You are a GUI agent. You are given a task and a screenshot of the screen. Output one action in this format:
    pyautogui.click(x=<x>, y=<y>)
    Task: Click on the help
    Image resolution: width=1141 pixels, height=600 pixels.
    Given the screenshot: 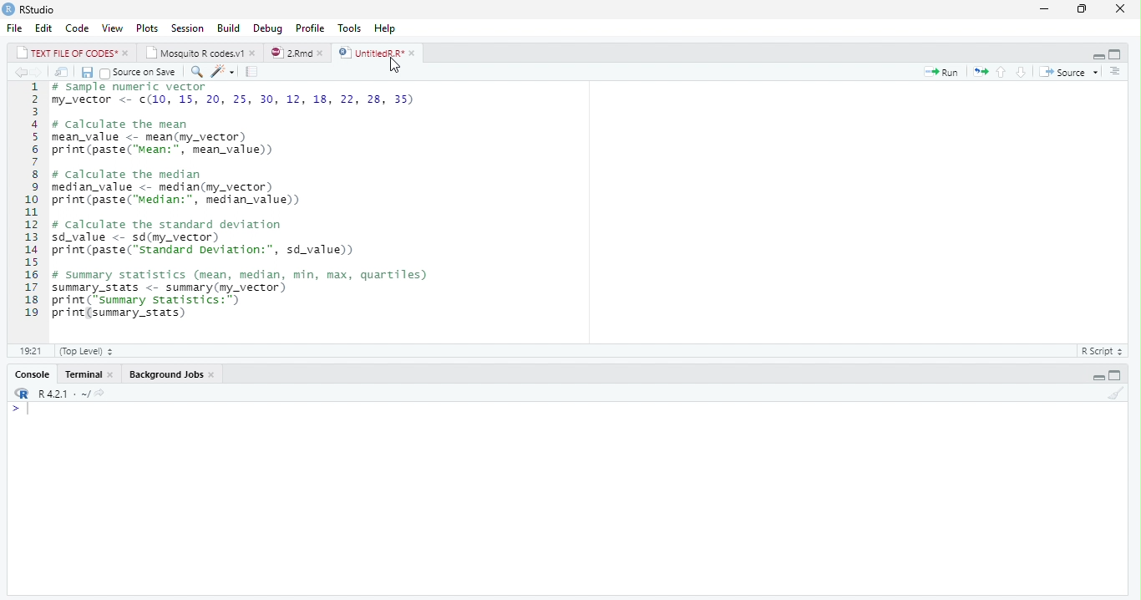 What is the action you would take?
    pyautogui.click(x=385, y=28)
    